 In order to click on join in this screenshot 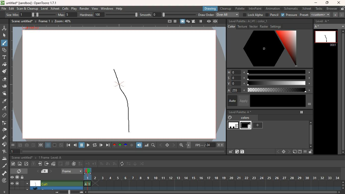, I will do `click(5, 145)`.